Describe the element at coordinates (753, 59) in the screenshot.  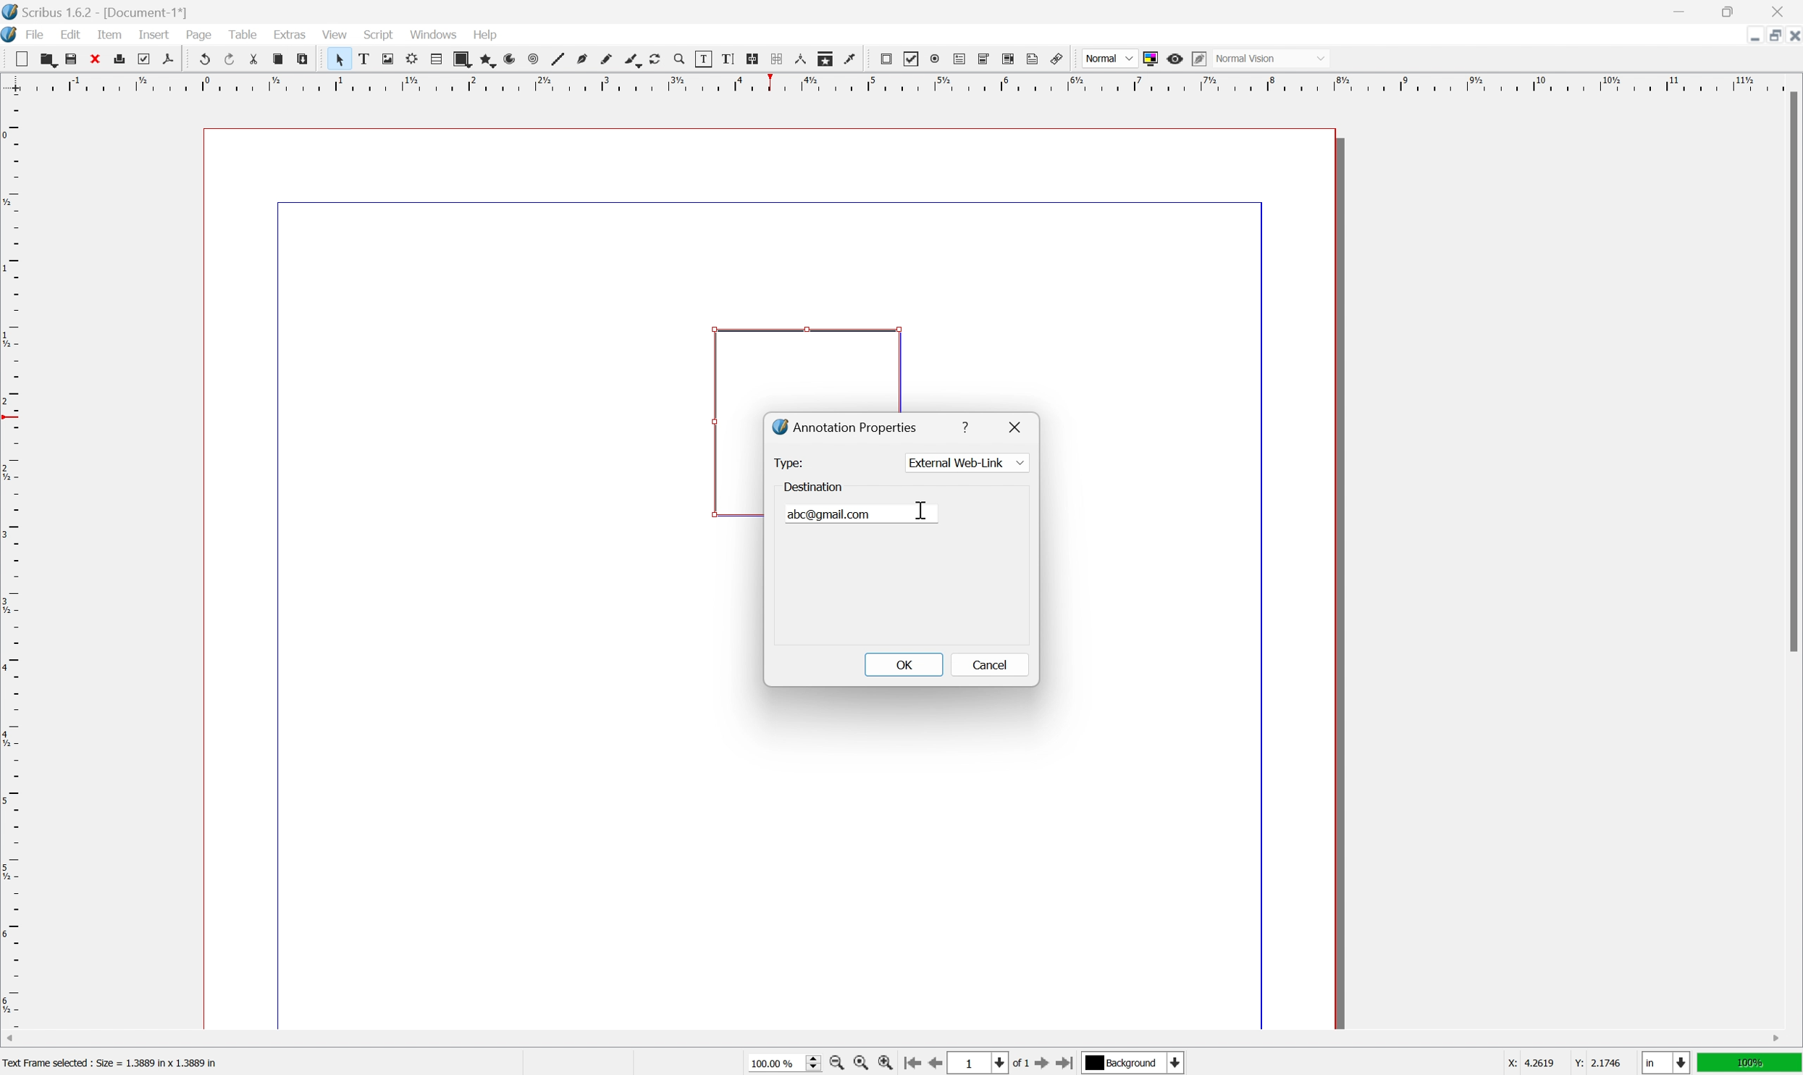
I see `link text frames` at that location.